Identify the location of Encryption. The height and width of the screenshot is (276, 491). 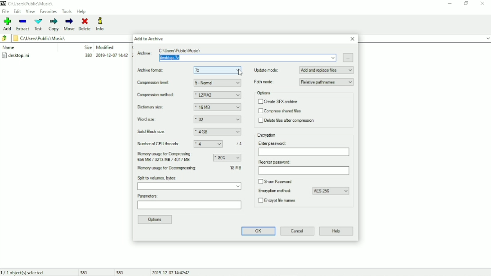
(268, 135).